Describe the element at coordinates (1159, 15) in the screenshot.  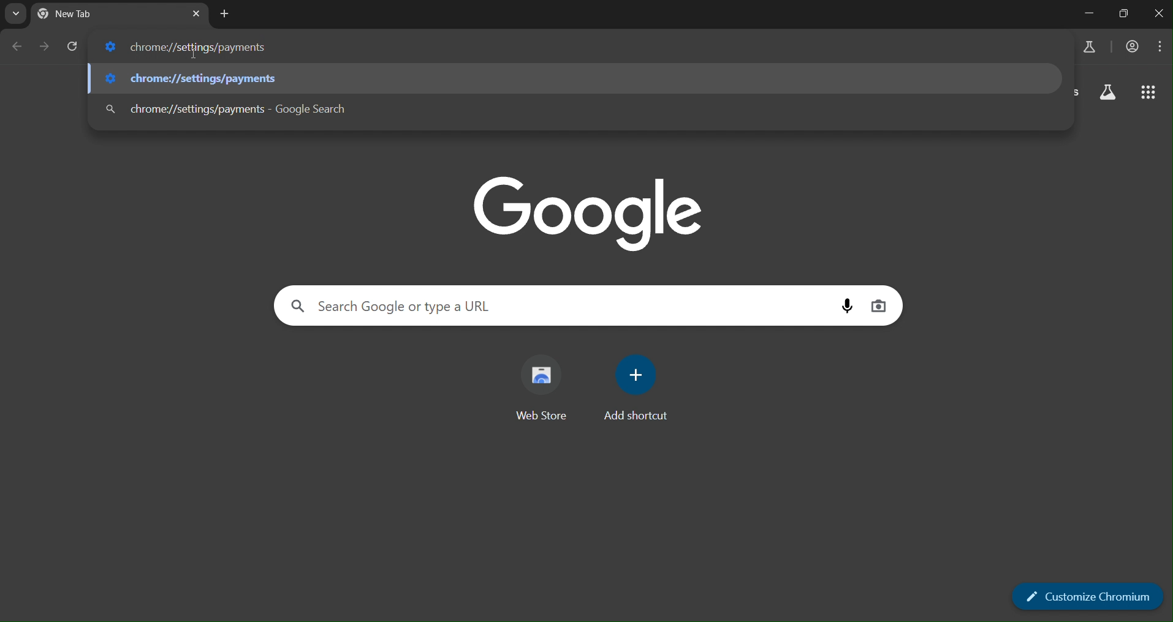
I see `close` at that location.